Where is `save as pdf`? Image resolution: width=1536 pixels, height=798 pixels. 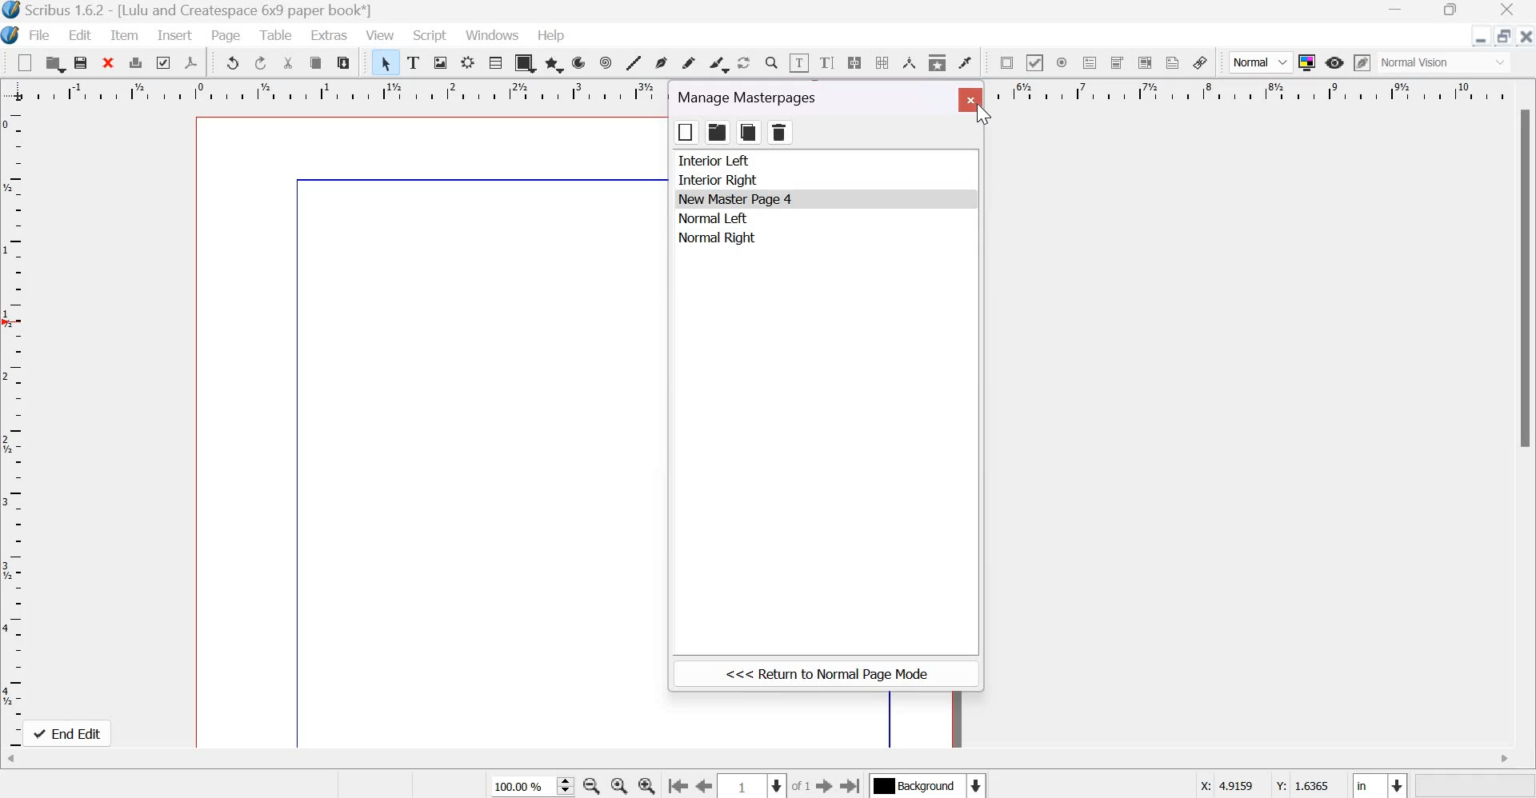
save as pdf is located at coordinates (193, 63).